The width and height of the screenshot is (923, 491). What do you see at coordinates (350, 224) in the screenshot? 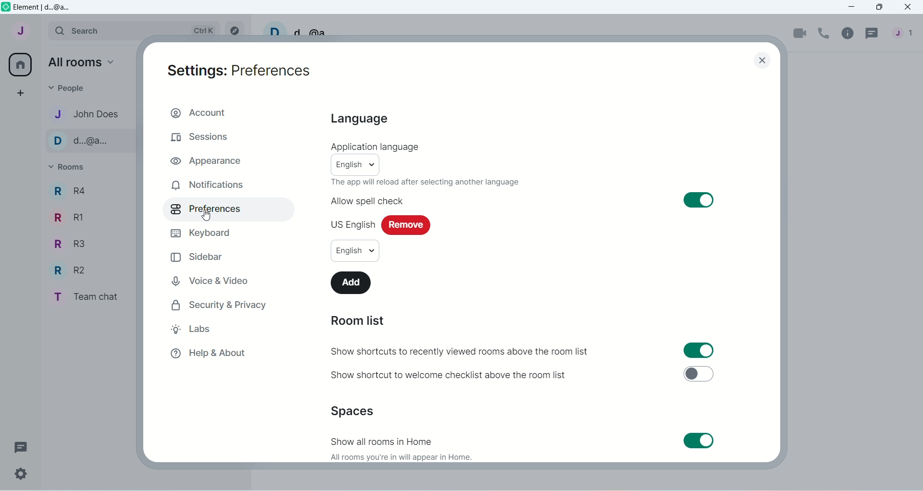
I see `US English` at bounding box center [350, 224].